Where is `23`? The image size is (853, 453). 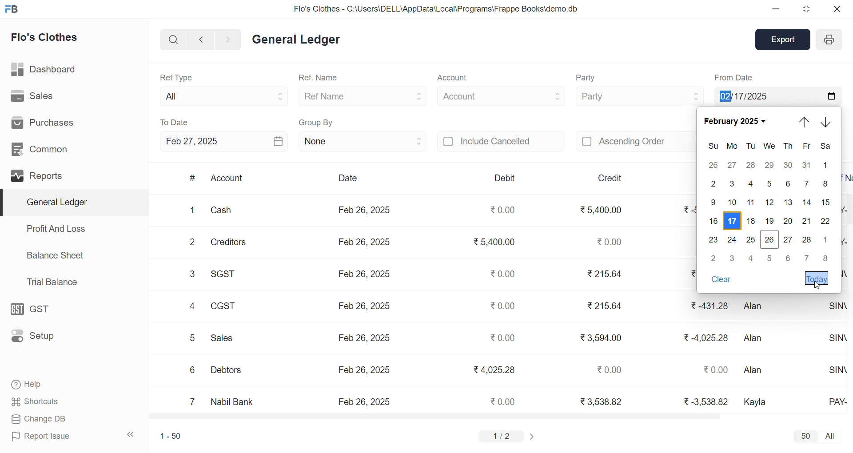 23 is located at coordinates (713, 240).